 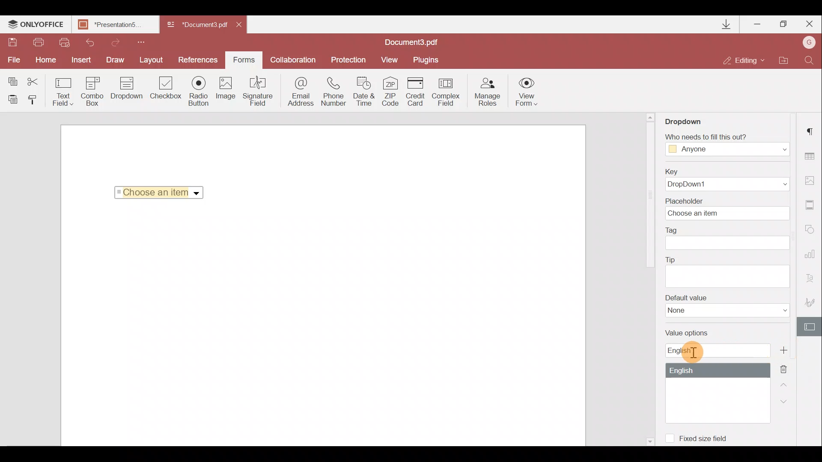 What do you see at coordinates (92, 90) in the screenshot?
I see `Combo box` at bounding box center [92, 90].